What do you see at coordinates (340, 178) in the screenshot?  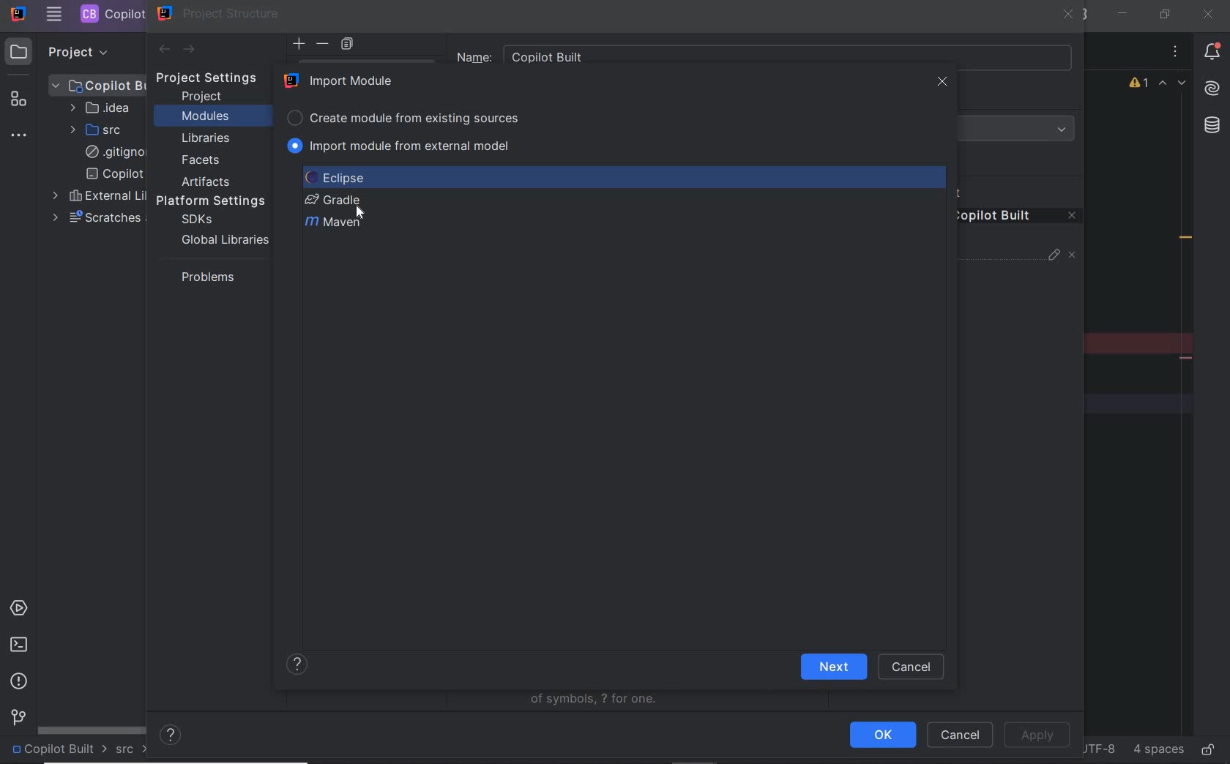 I see `ECLIPSE` at bounding box center [340, 178].